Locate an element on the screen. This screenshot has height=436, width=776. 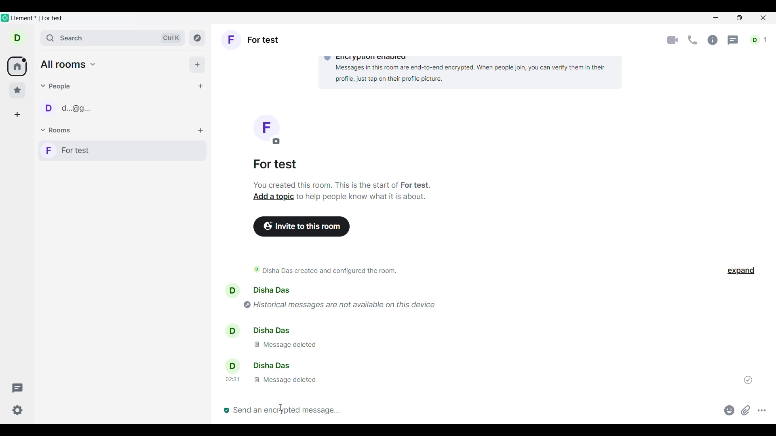
Room info is located at coordinates (713, 40).